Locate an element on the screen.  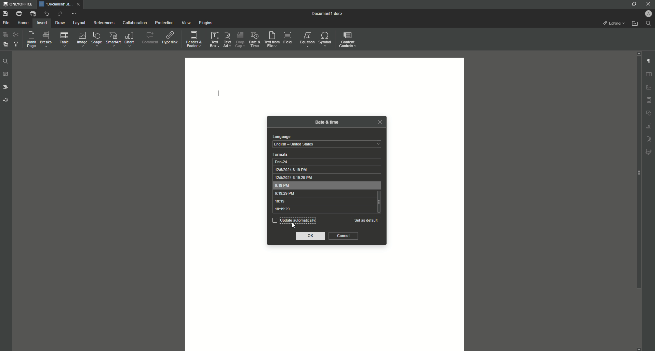
close is located at coordinates (78, 4).